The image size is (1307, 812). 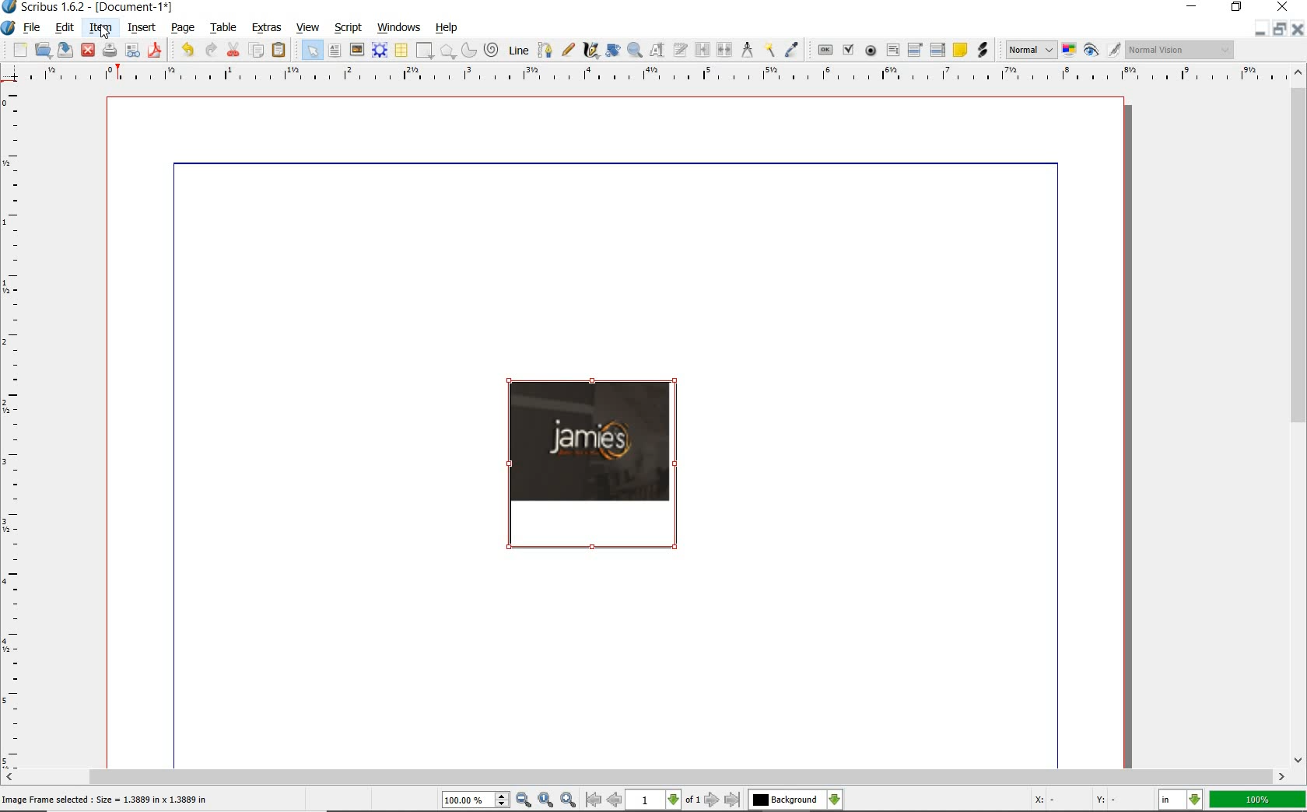 I want to click on polygon, so click(x=448, y=51).